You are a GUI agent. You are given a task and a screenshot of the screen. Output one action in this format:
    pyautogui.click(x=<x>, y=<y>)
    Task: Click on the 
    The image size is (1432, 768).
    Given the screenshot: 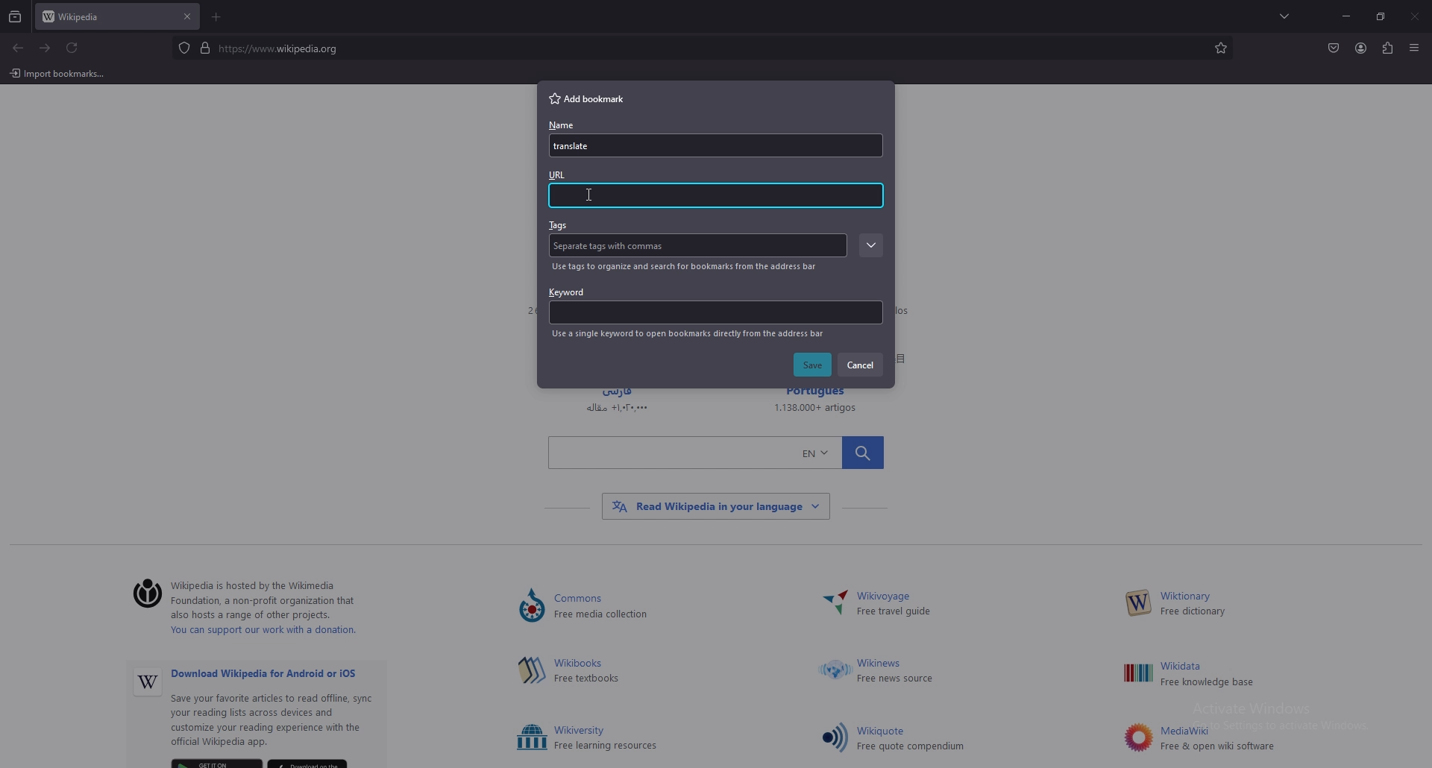 What is the action you would take?
    pyautogui.click(x=835, y=672)
    